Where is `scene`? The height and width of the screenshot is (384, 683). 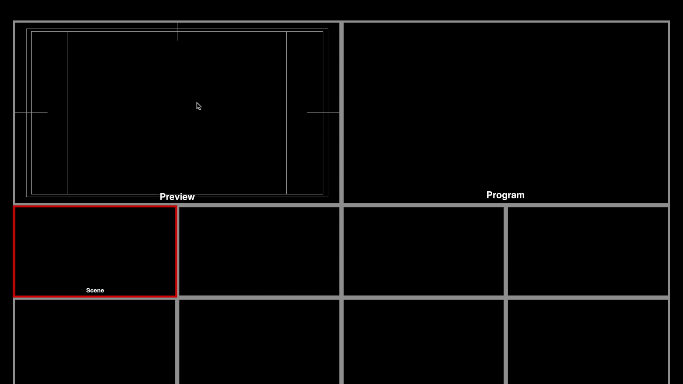 scene is located at coordinates (96, 290).